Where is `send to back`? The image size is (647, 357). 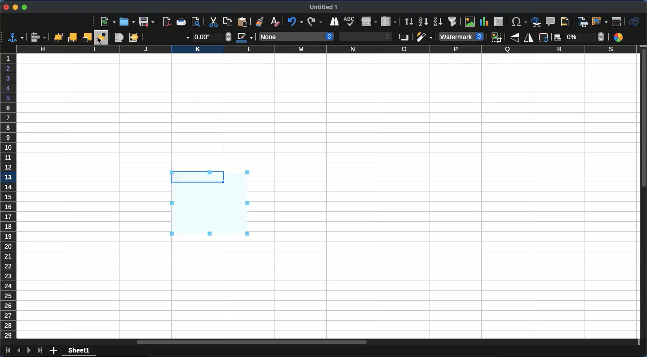
send to back is located at coordinates (102, 37).